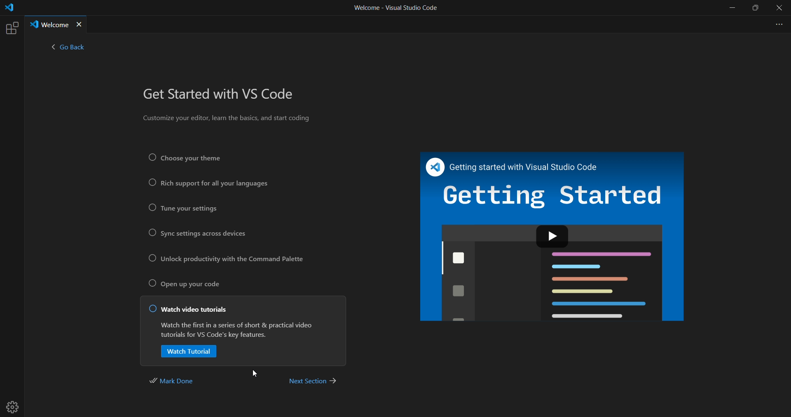 This screenshot has height=417, width=791. I want to click on sample display, so click(555, 287).